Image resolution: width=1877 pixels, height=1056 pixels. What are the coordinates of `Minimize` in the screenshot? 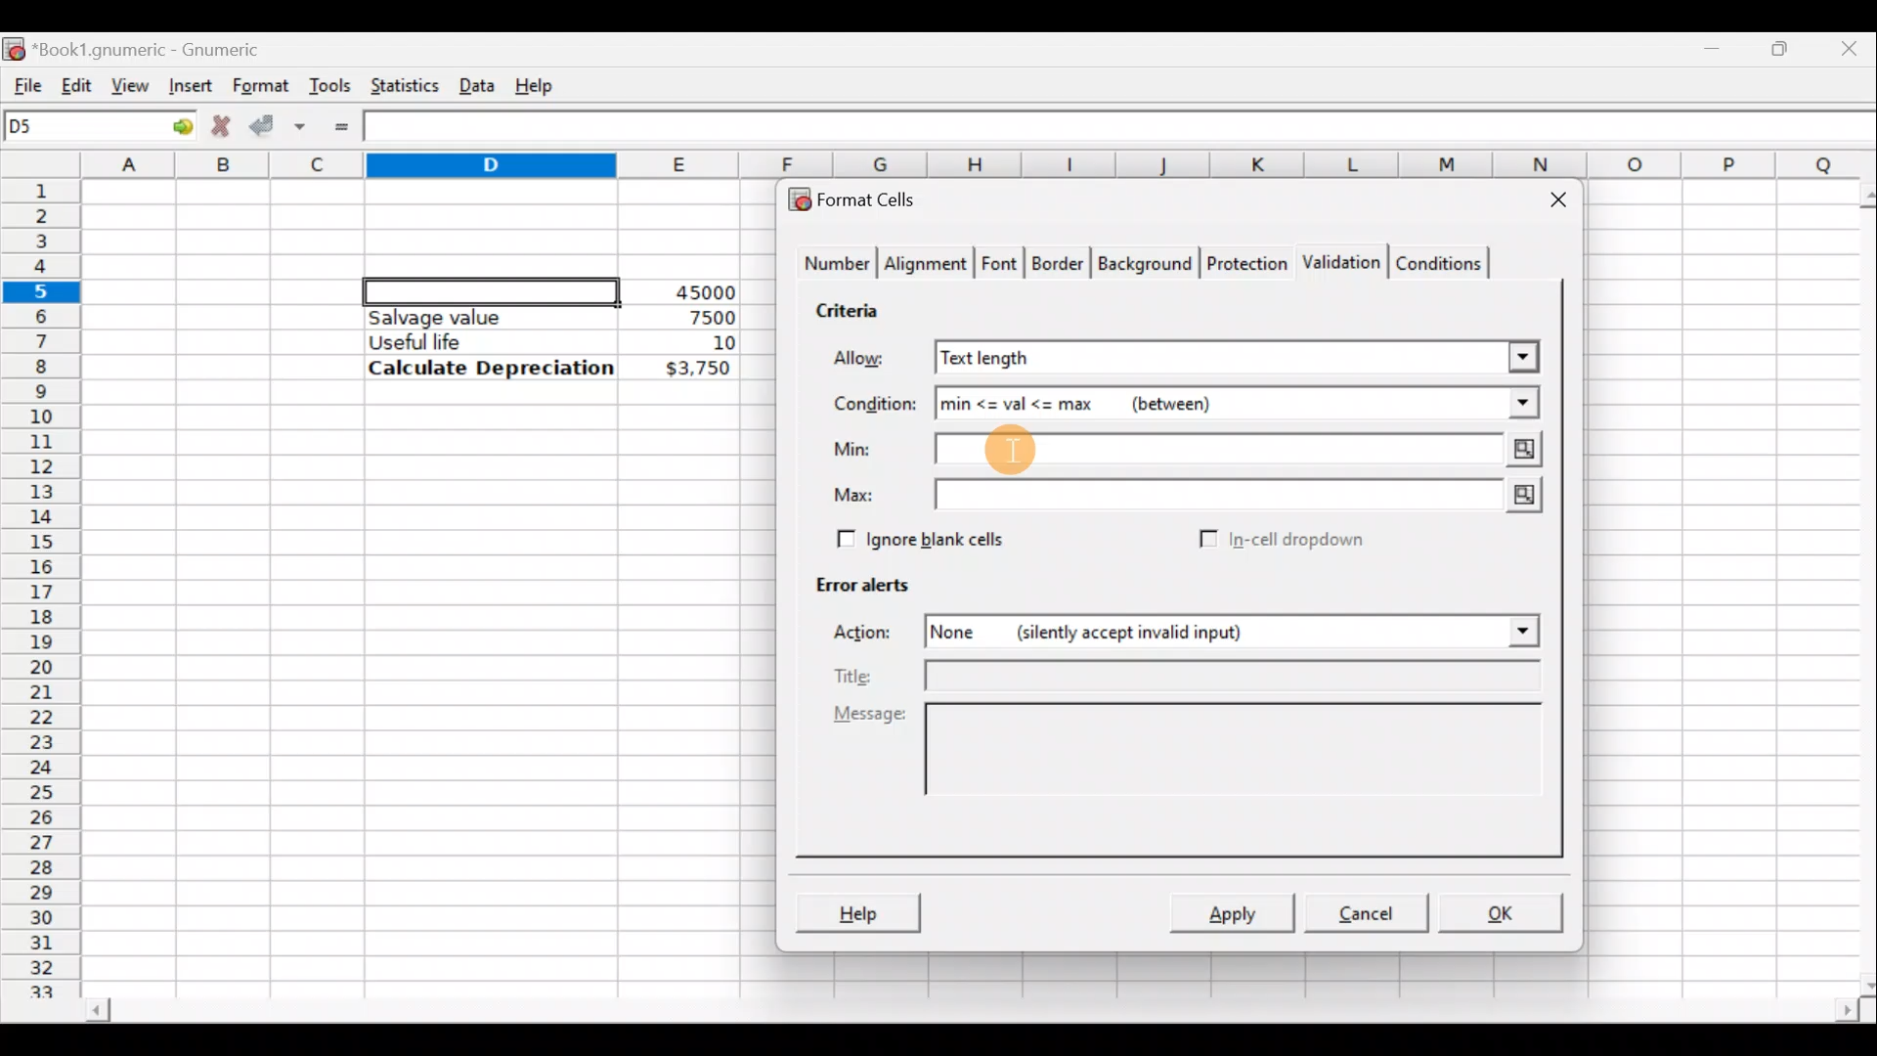 It's located at (1717, 44).